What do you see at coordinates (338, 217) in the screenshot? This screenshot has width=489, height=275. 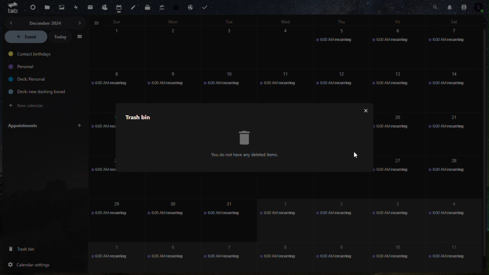 I see `2` at bounding box center [338, 217].